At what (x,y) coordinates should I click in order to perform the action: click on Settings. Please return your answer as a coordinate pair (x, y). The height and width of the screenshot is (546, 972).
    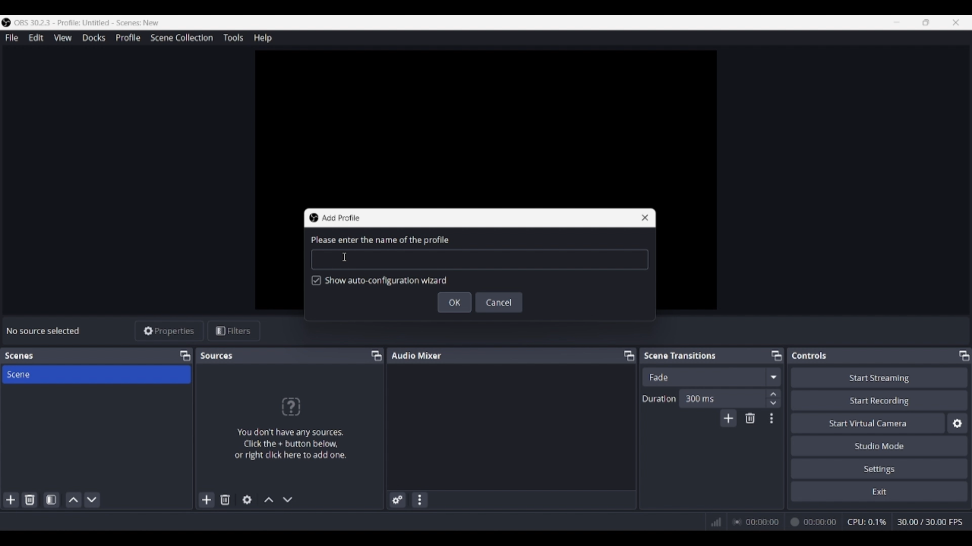
    Looking at the image, I should click on (880, 468).